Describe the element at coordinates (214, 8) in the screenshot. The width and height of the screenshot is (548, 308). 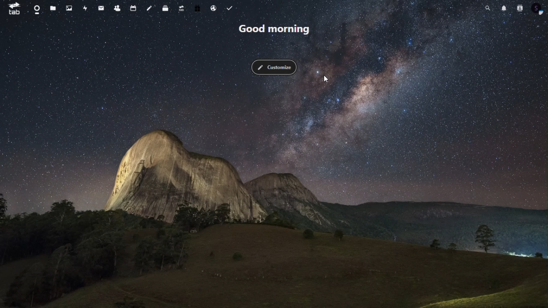
I see `email hosting` at that location.